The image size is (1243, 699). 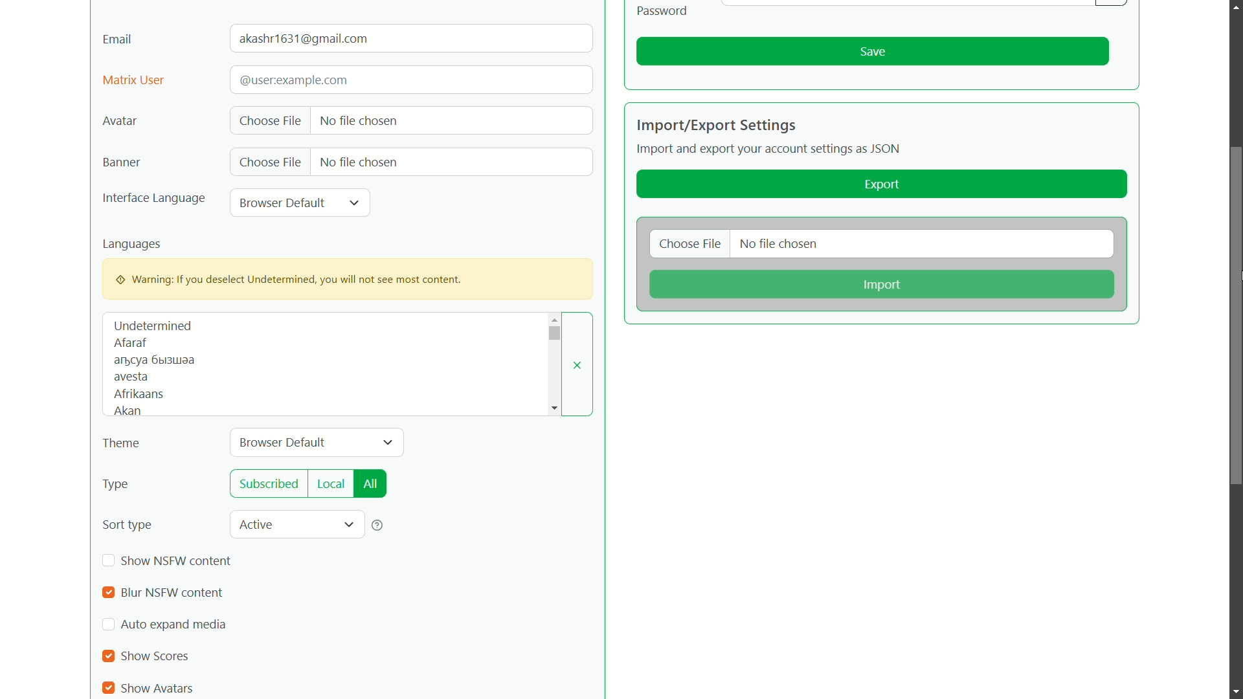 What do you see at coordinates (306, 39) in the screenshot?
I see `user mail` at bounding box center [306, 39].